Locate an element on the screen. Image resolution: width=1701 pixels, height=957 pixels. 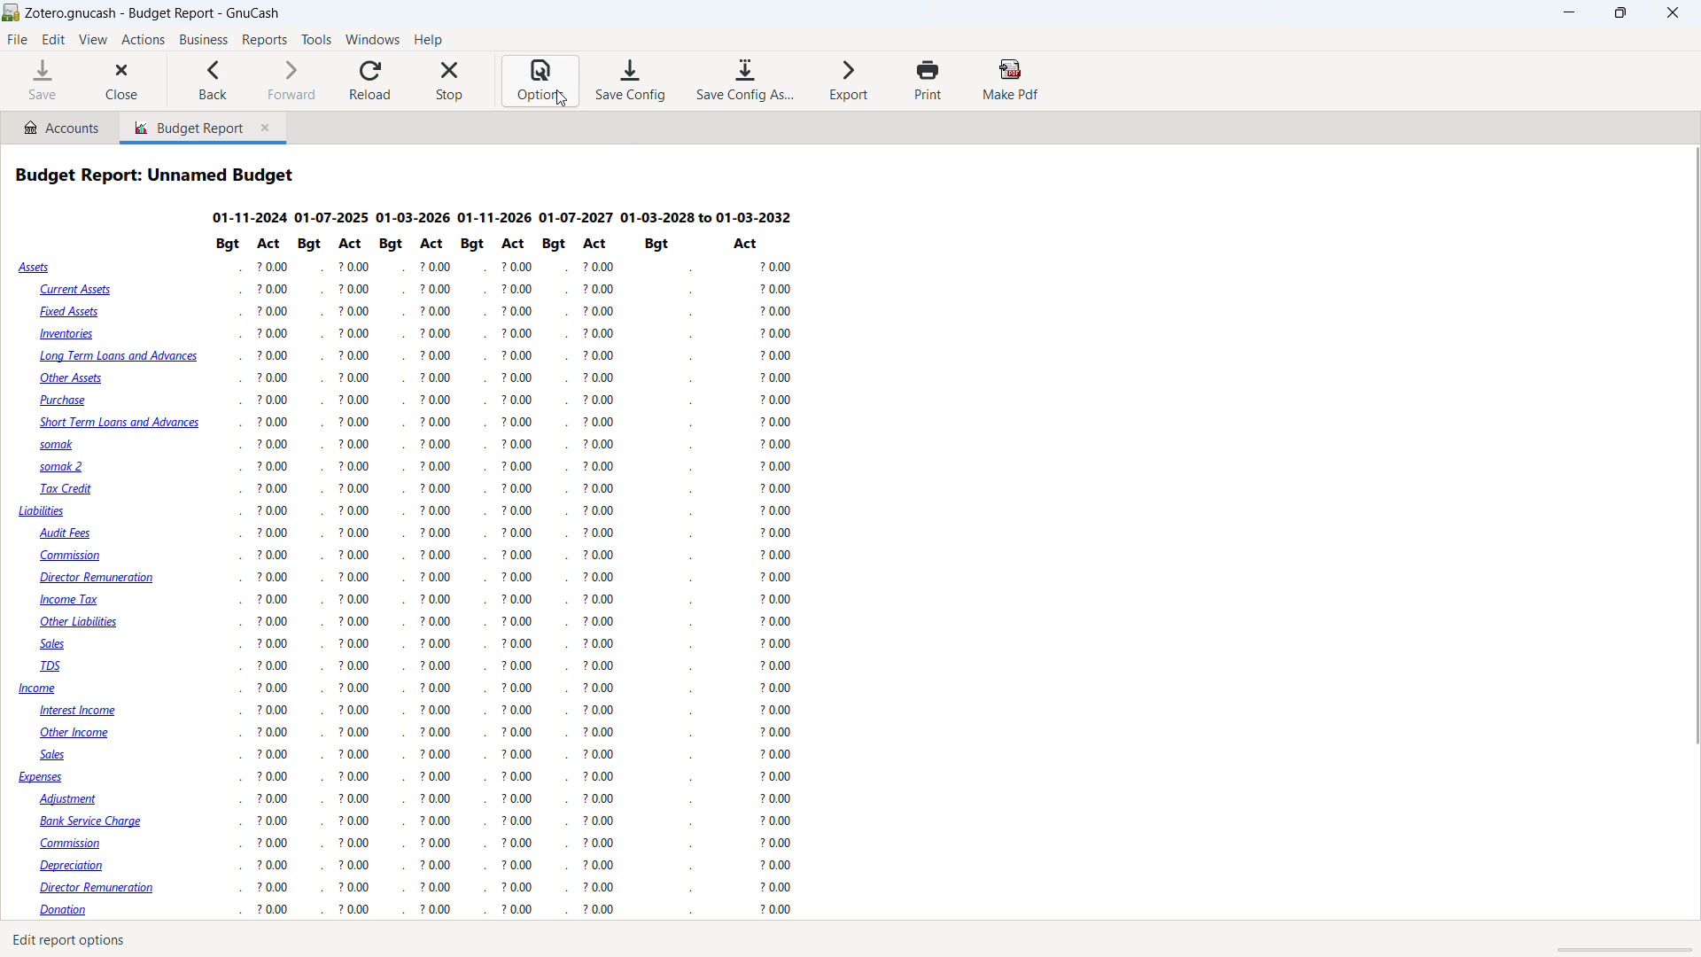
stop is located at coordinates (450, 81).